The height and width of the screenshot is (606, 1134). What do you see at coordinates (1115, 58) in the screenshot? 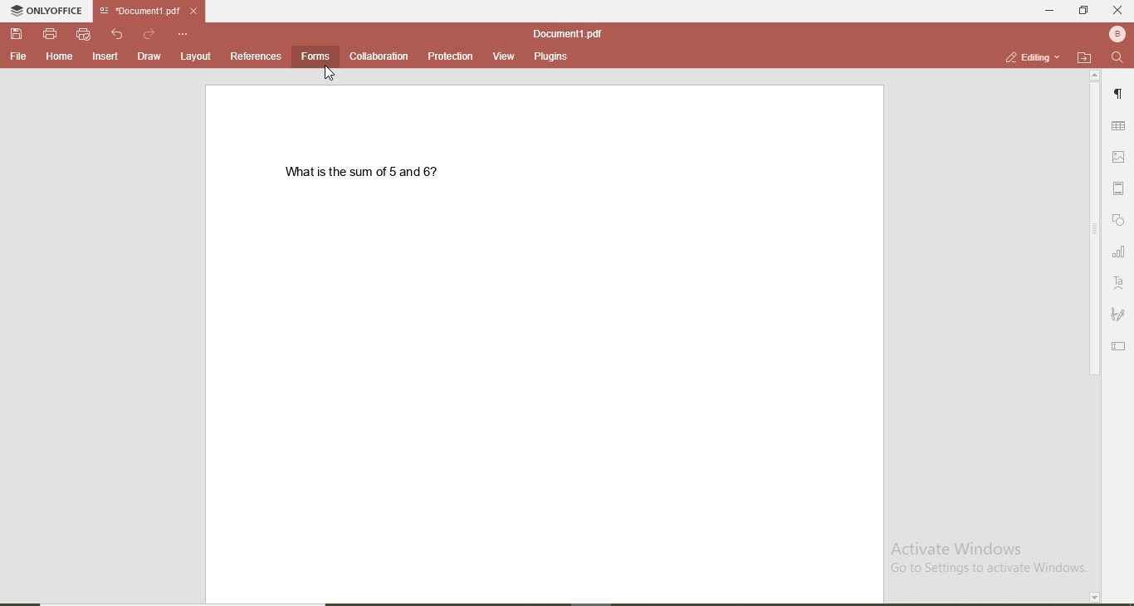
I see `search` at bounding box center [1115, 58].